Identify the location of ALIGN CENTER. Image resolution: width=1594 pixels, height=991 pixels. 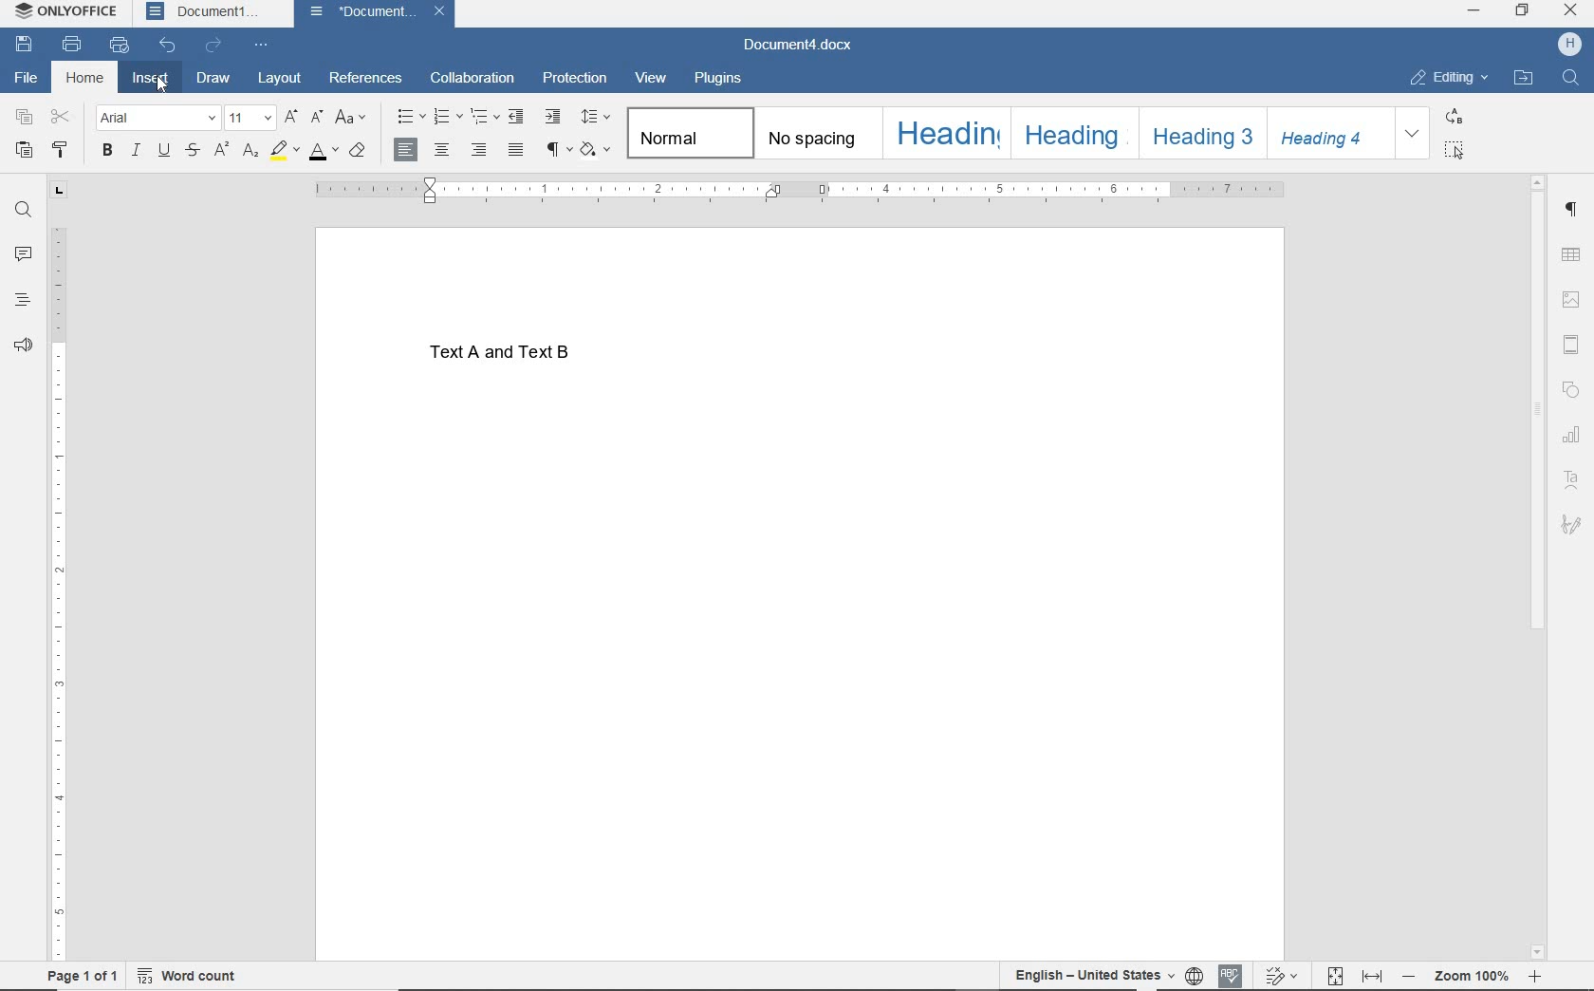
(442, 151).